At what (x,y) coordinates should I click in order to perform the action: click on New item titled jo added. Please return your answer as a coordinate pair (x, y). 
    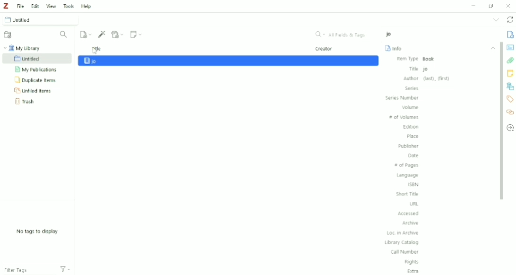
    Looking at the image, I should click on (228, 60).